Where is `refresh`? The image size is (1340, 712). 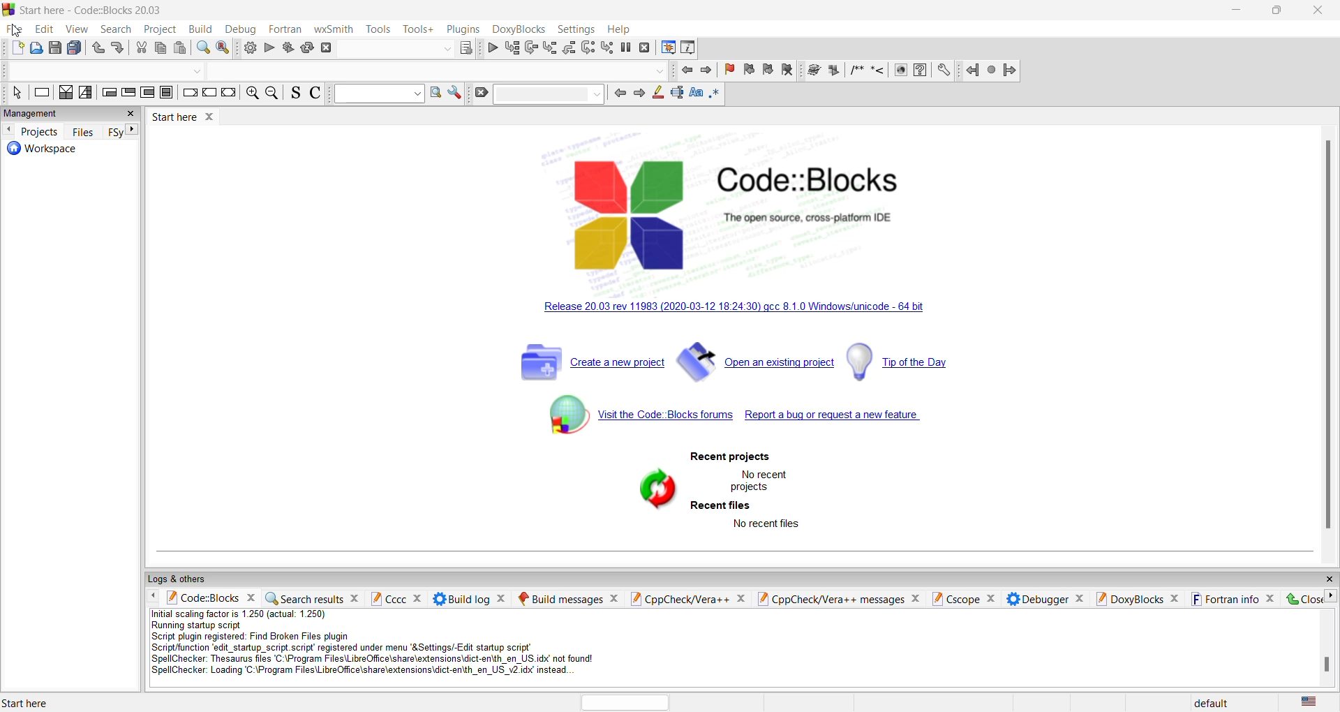 refresh is located at coordinates (654, 491).